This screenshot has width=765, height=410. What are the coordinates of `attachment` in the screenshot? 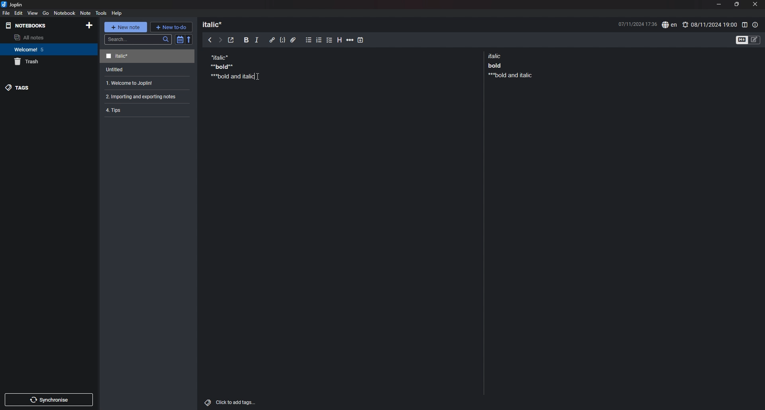 It's located at (293, 40).